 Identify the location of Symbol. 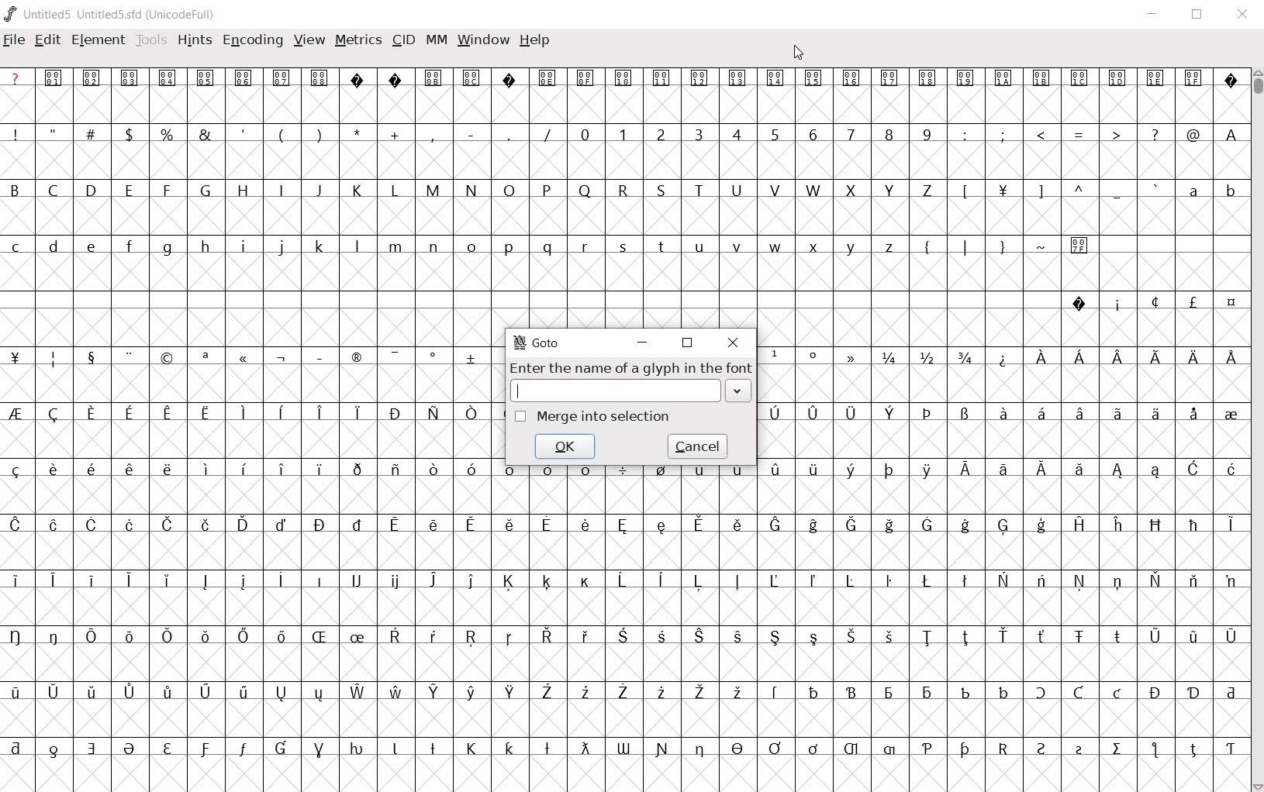
(623, 474).